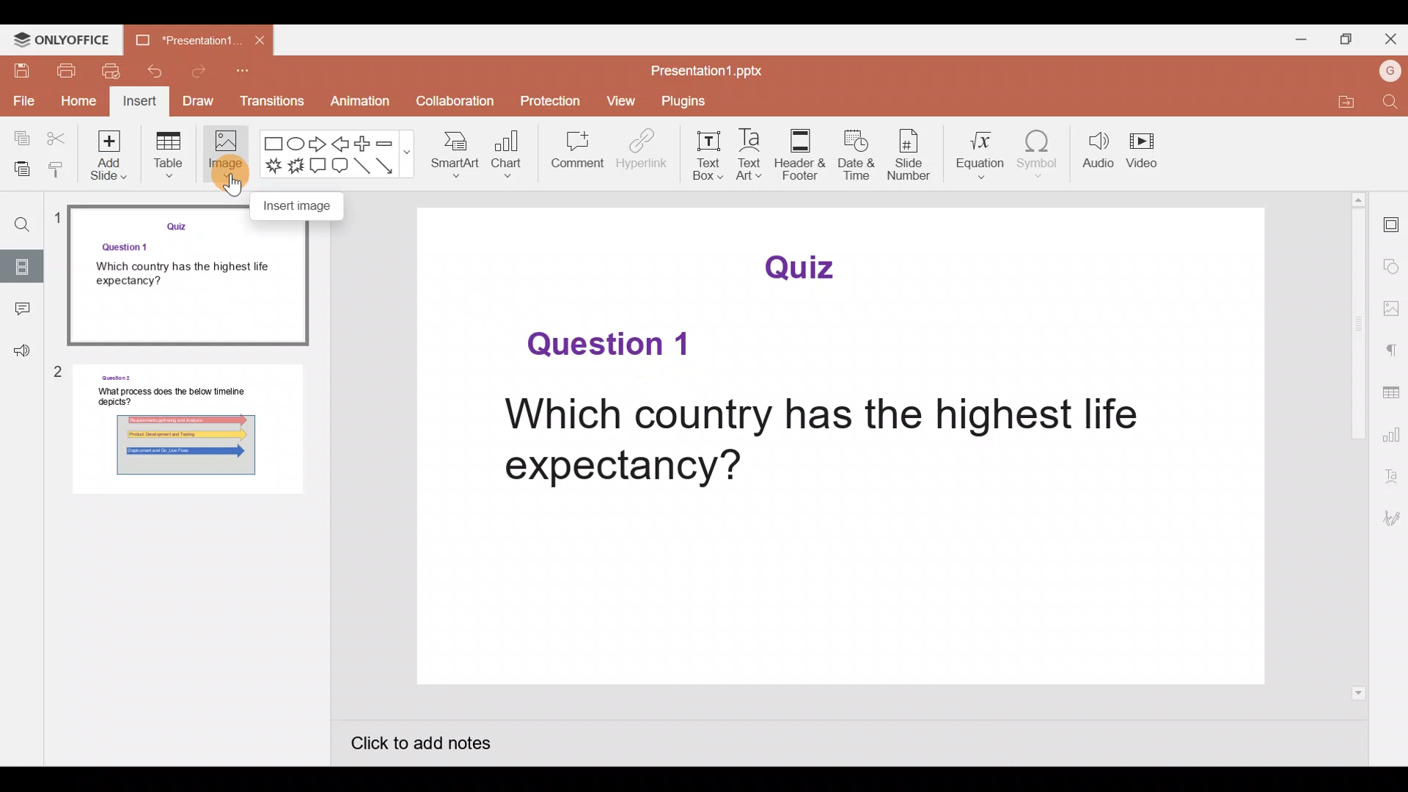 The width and height of the screenshot is (1408, 792). Describe the element at coordinates (343, 167) in the screenshot. I see `Rounded Rectangular callout` at that location.